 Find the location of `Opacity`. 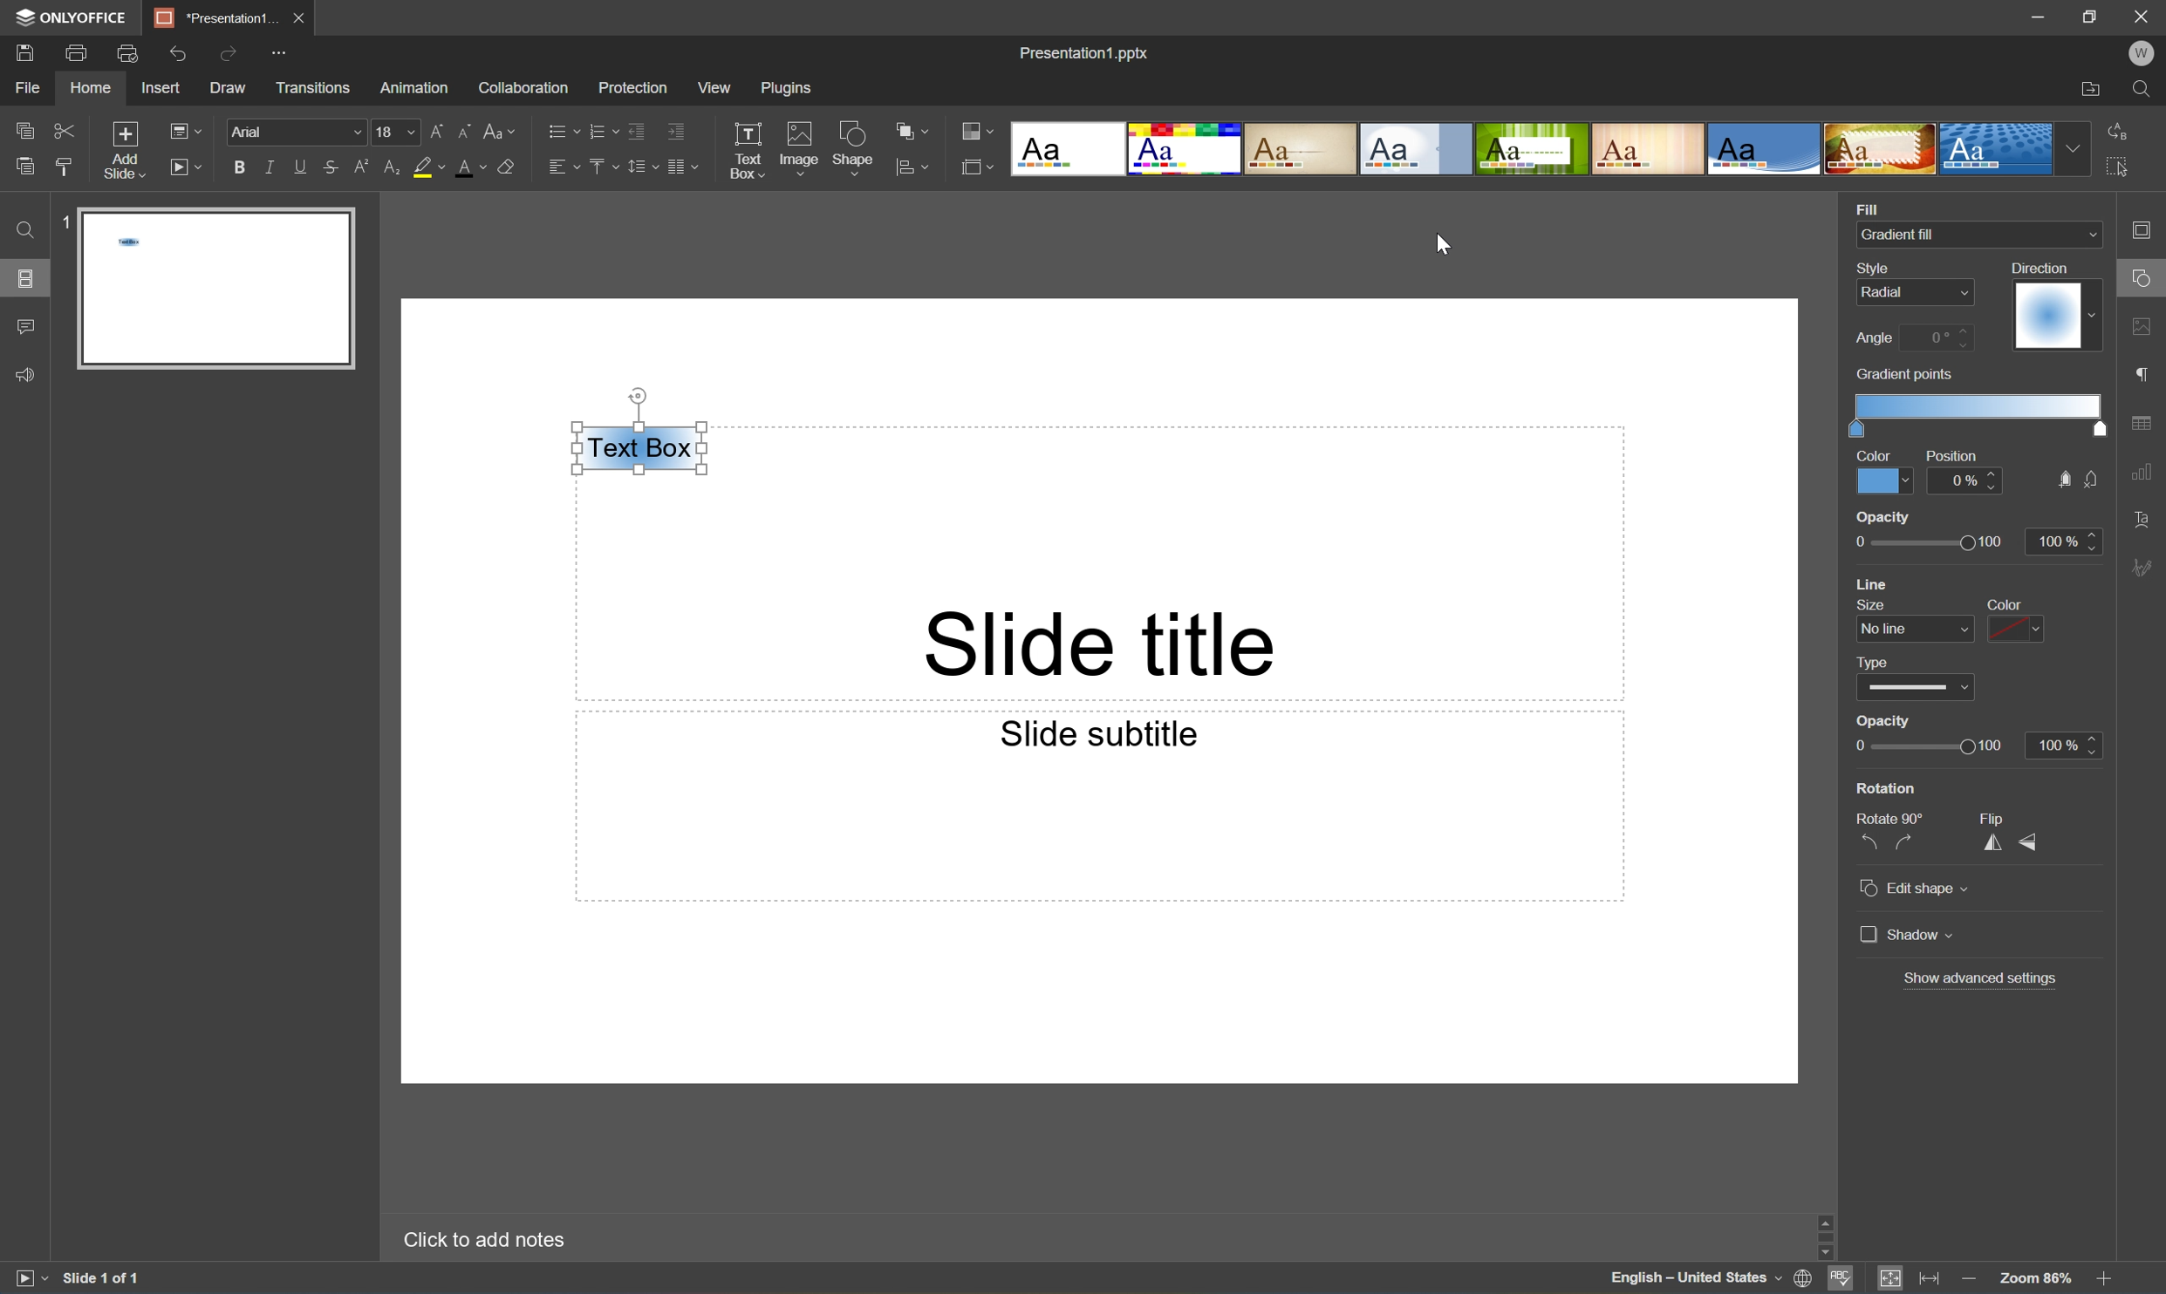

Opacity is located at coordinates (1882, 720).